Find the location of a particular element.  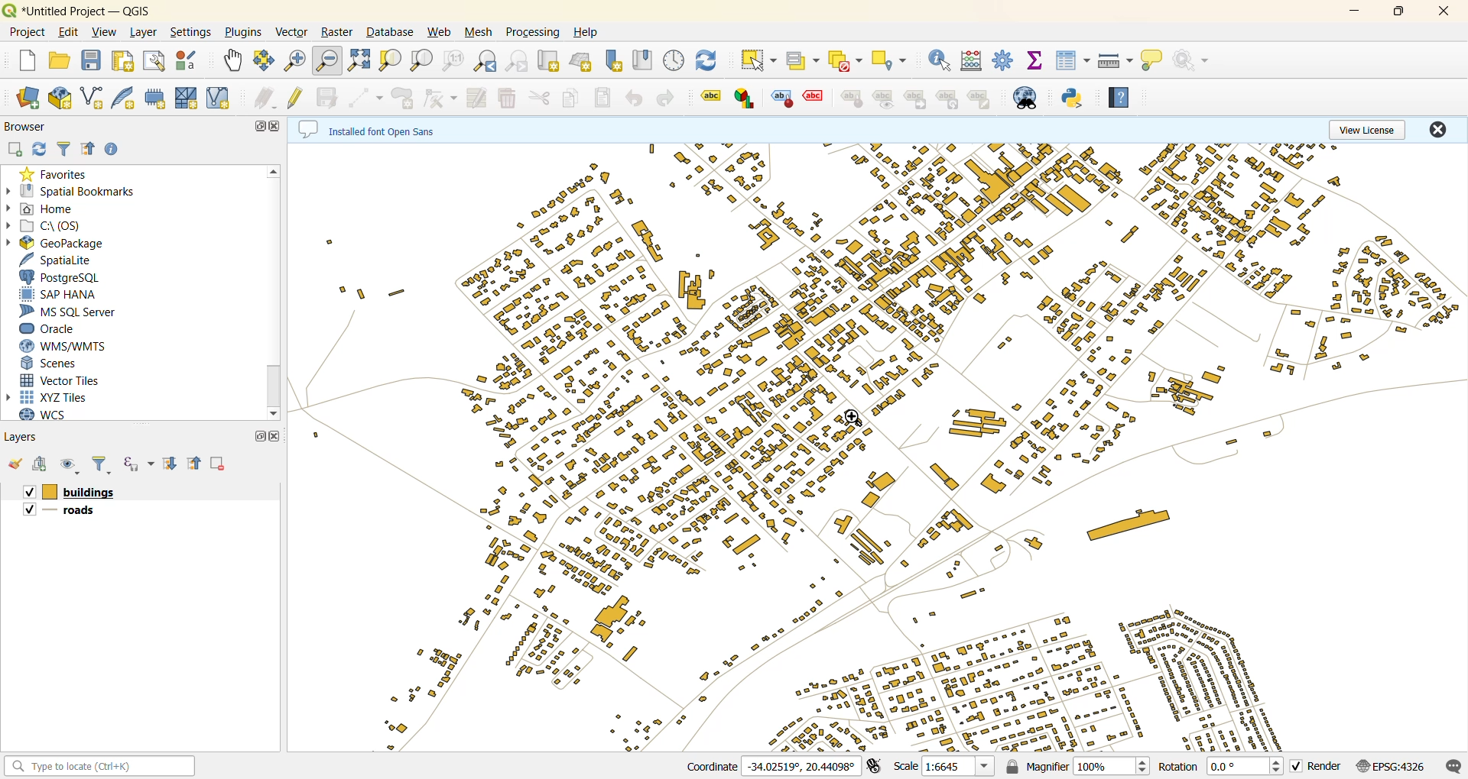

copy is located at coordinates (569, 101).